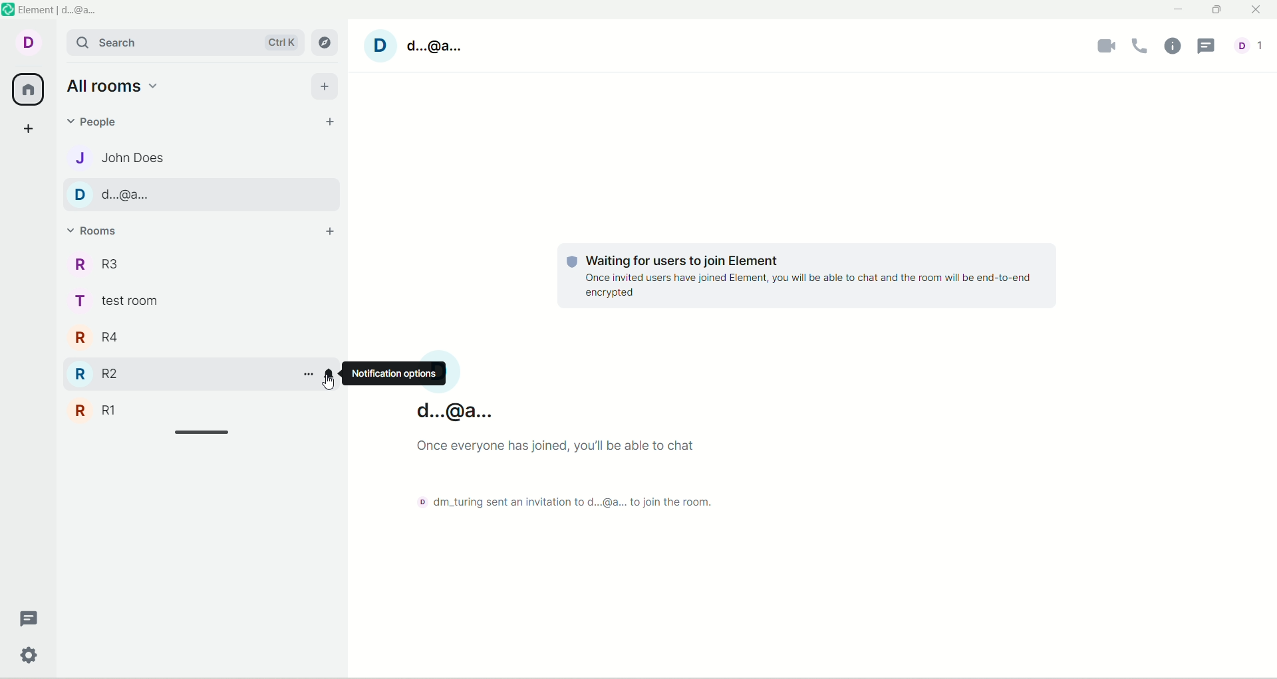 The width and height of the screenshot is (1277, 679). What do you see at coordinates (124, 303) in the screenshot?
I see `test room` at bounding box center [124, 303].